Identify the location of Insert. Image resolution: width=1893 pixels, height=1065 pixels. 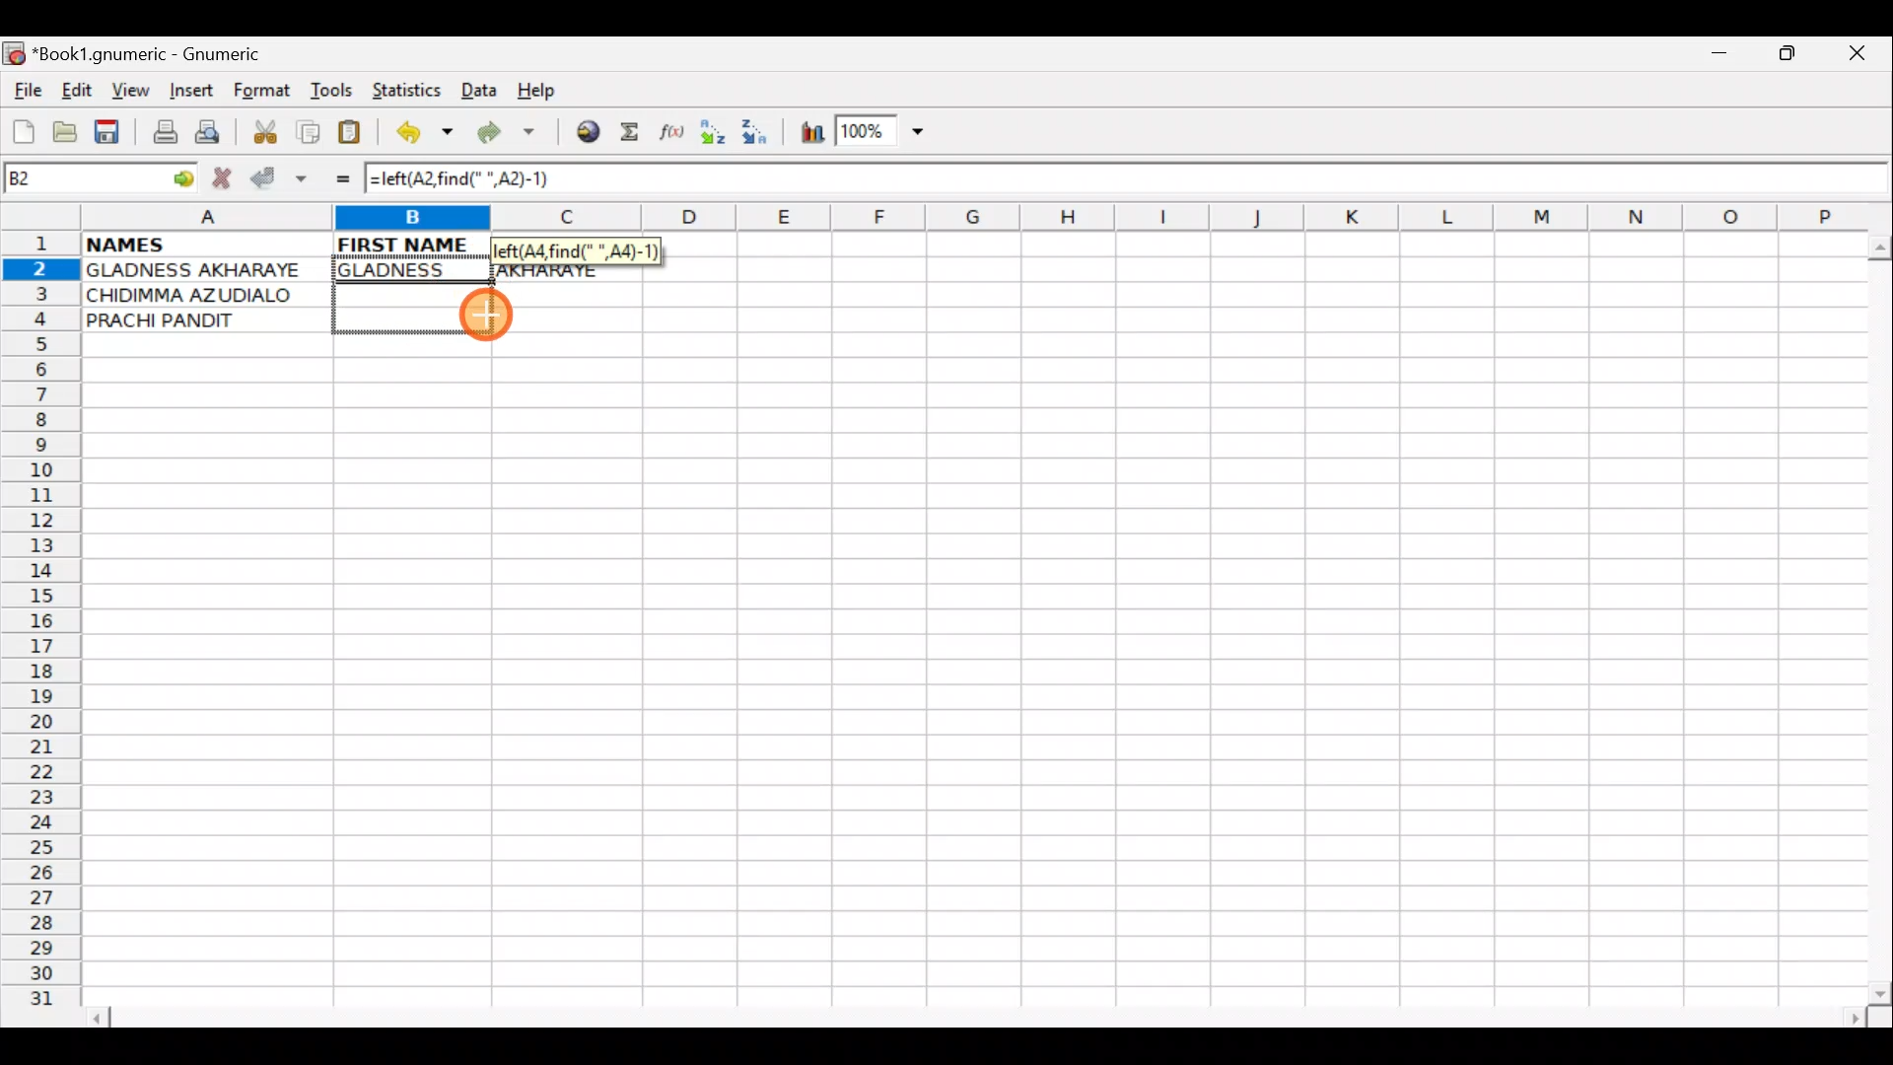
(190, 91).